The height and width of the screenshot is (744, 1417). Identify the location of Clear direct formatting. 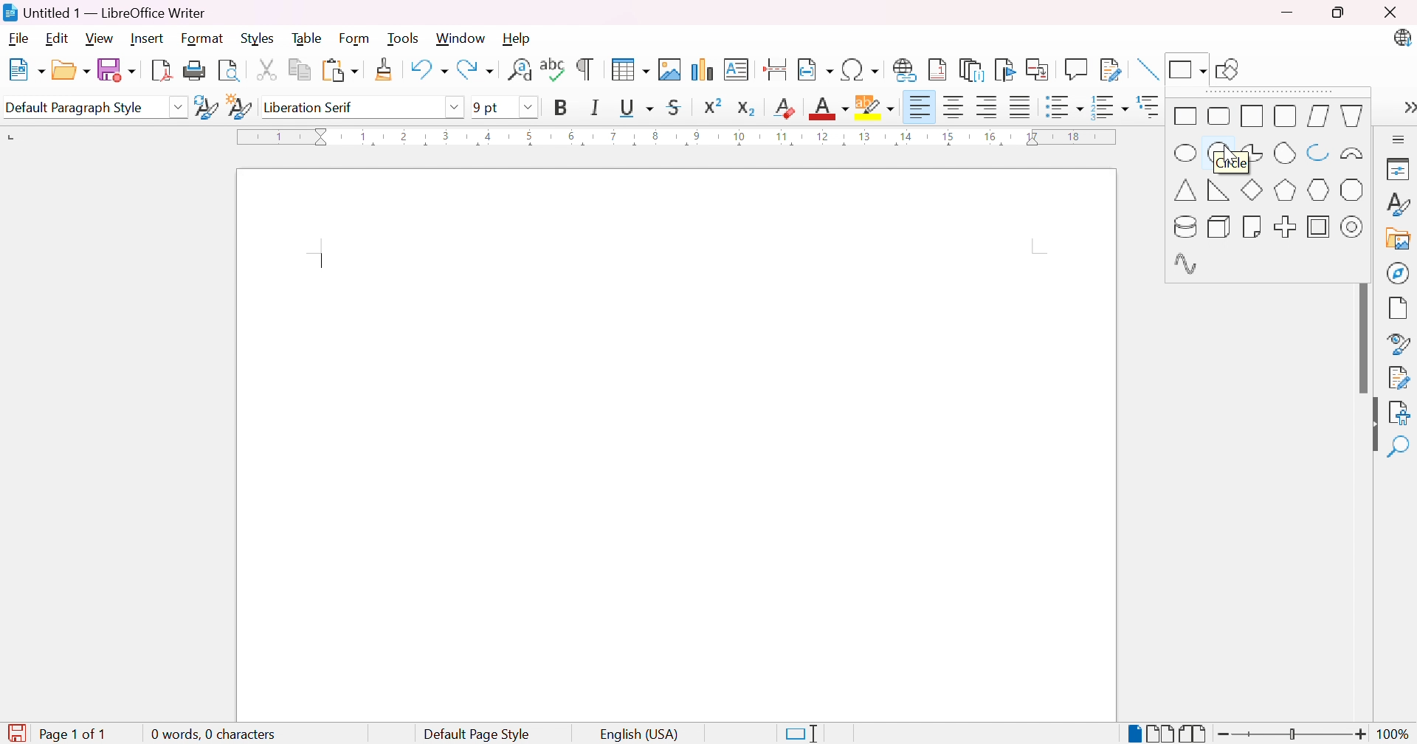
(787, 107).